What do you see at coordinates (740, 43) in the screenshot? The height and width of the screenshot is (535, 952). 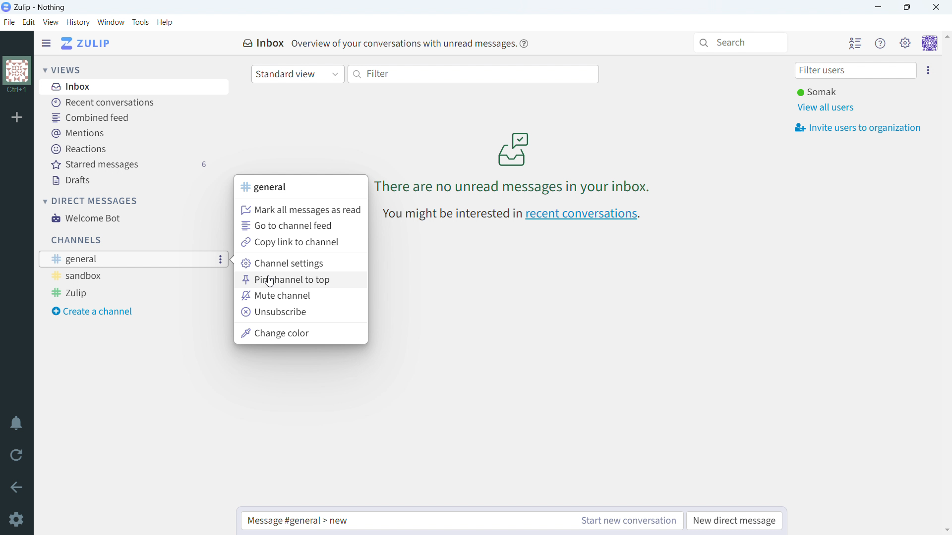 I see `search` at bounding box center [740, 43].